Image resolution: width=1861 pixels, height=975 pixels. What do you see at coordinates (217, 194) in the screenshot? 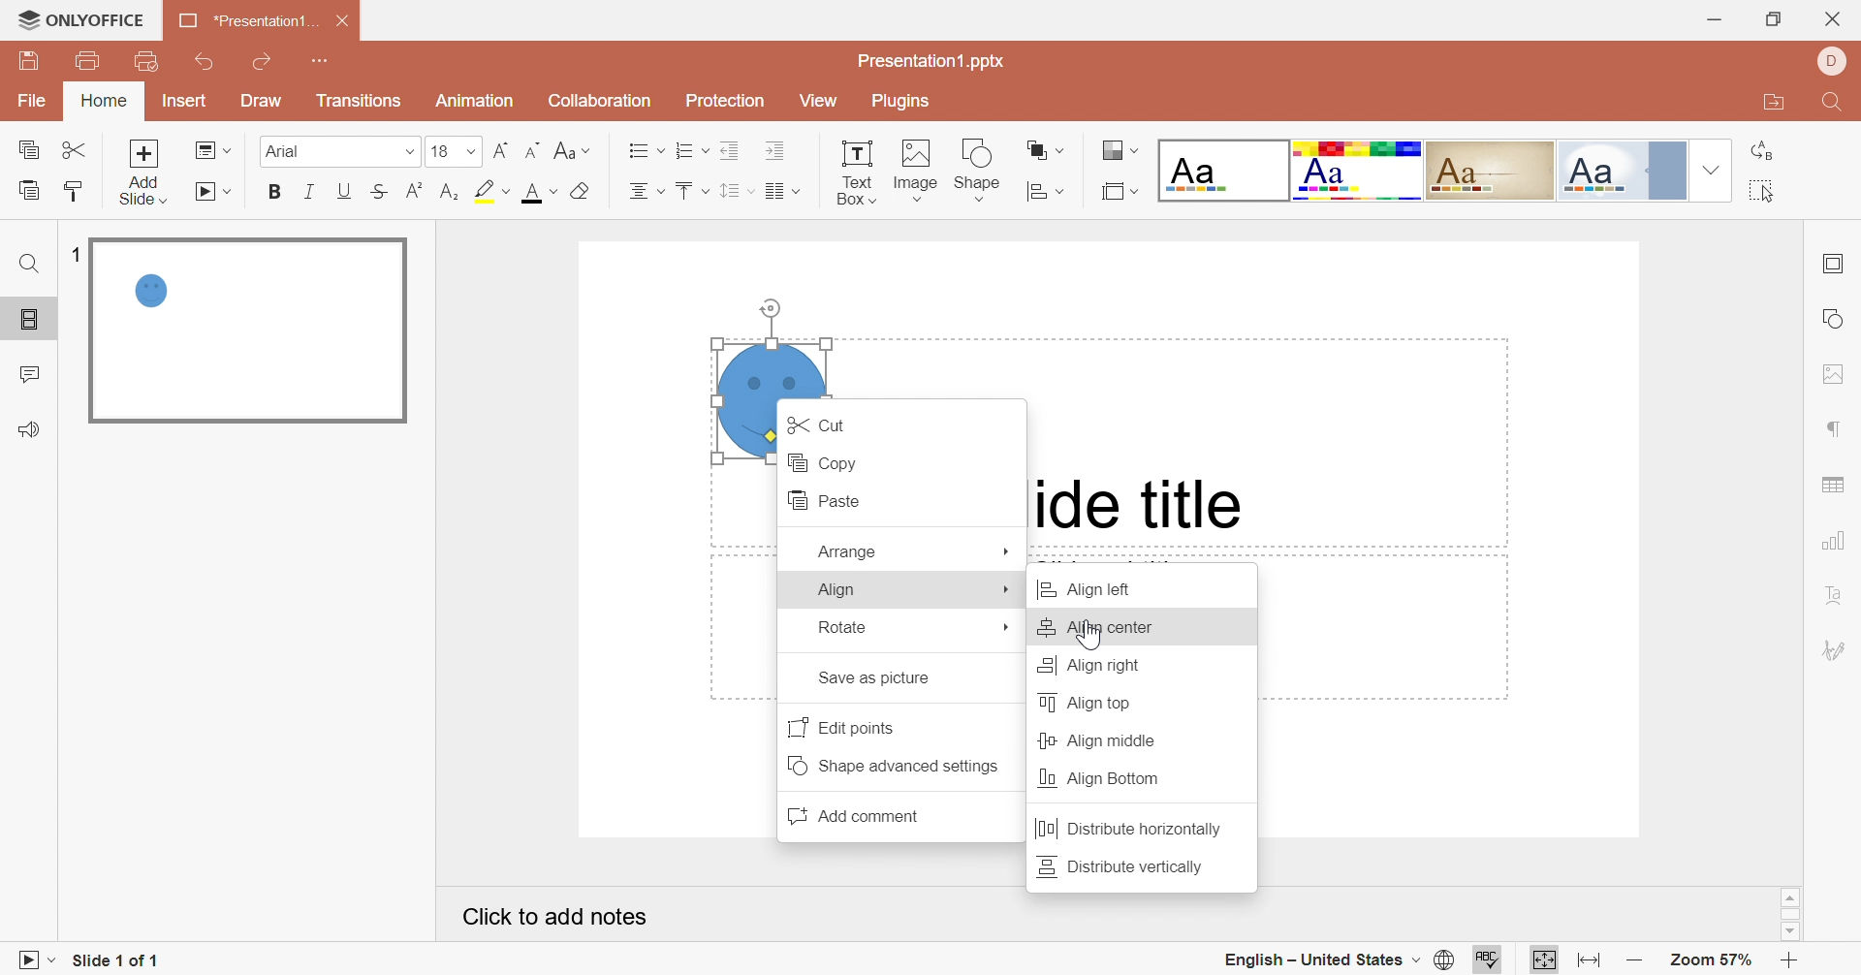
I see `Start slideshow` at bounding box center [217, 194].